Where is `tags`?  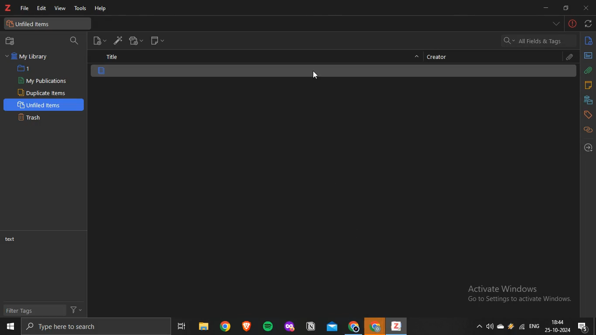
tags is located at coordinates (588, 115).